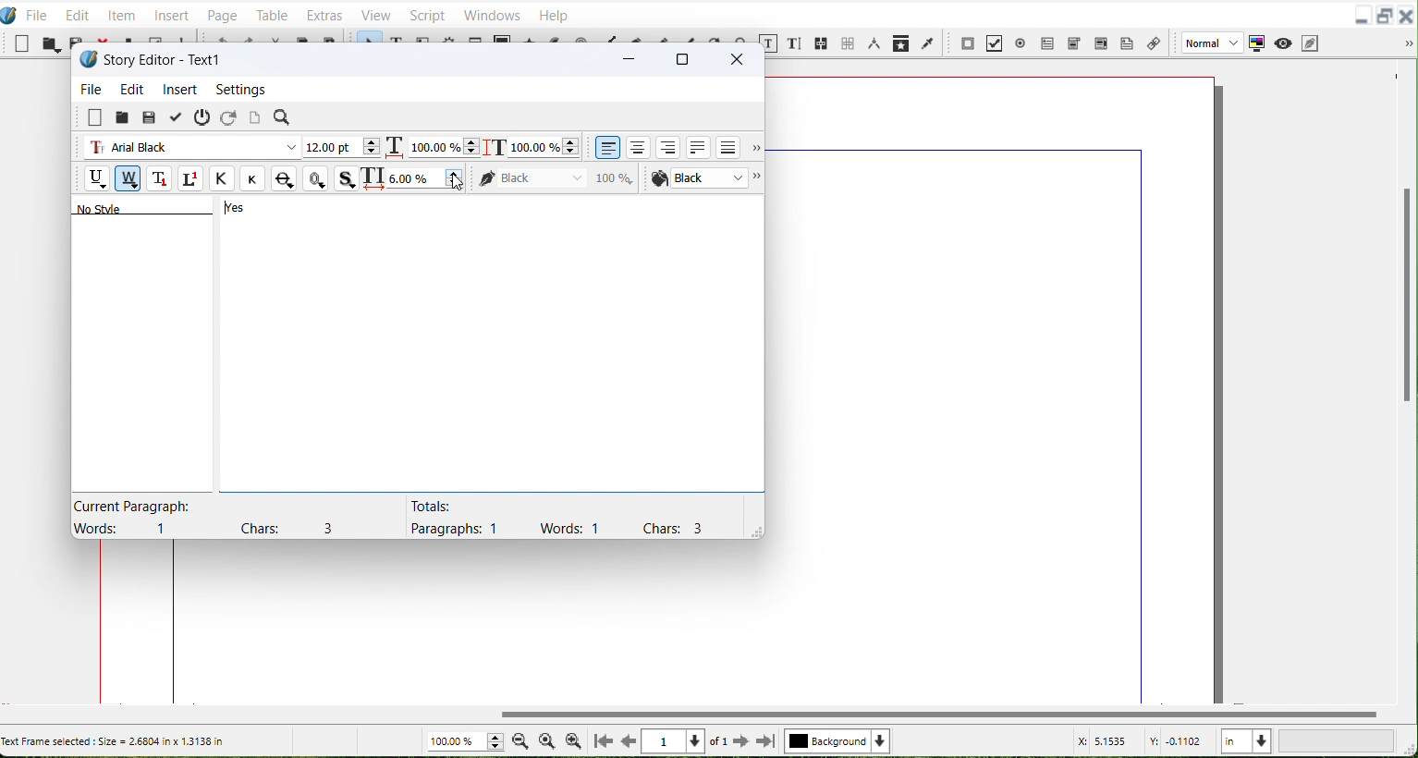 This screenshot has height=758, width=1418. What do you see at coordinates (172, 14) in the screenshot?
I see `Insert` at bounding box center [172, 14].